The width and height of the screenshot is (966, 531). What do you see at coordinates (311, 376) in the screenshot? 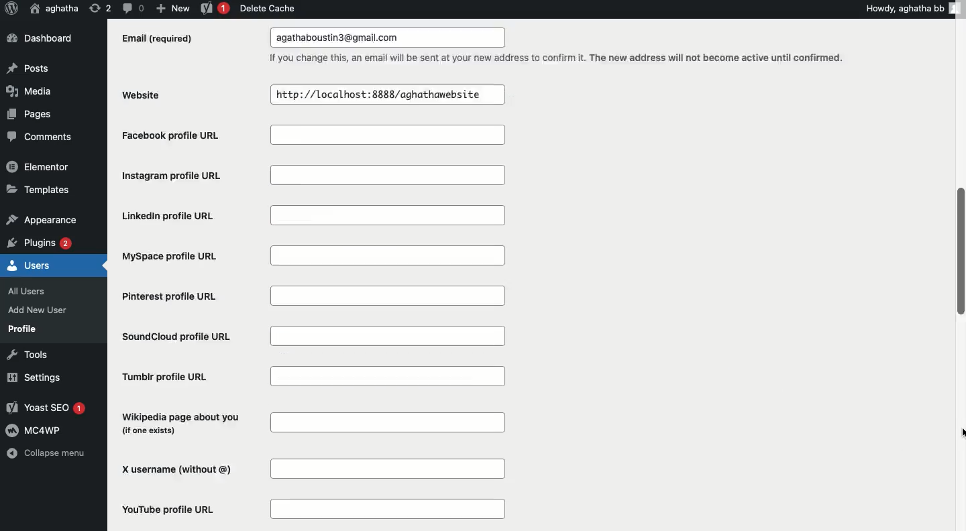
I see `Tumblr profile URL` at bounding box center [311, 376].